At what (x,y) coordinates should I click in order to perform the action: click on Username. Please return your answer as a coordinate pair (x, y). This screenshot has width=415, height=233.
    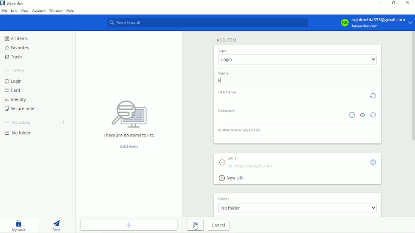
    Looking at the image, I should click on (227, 92).